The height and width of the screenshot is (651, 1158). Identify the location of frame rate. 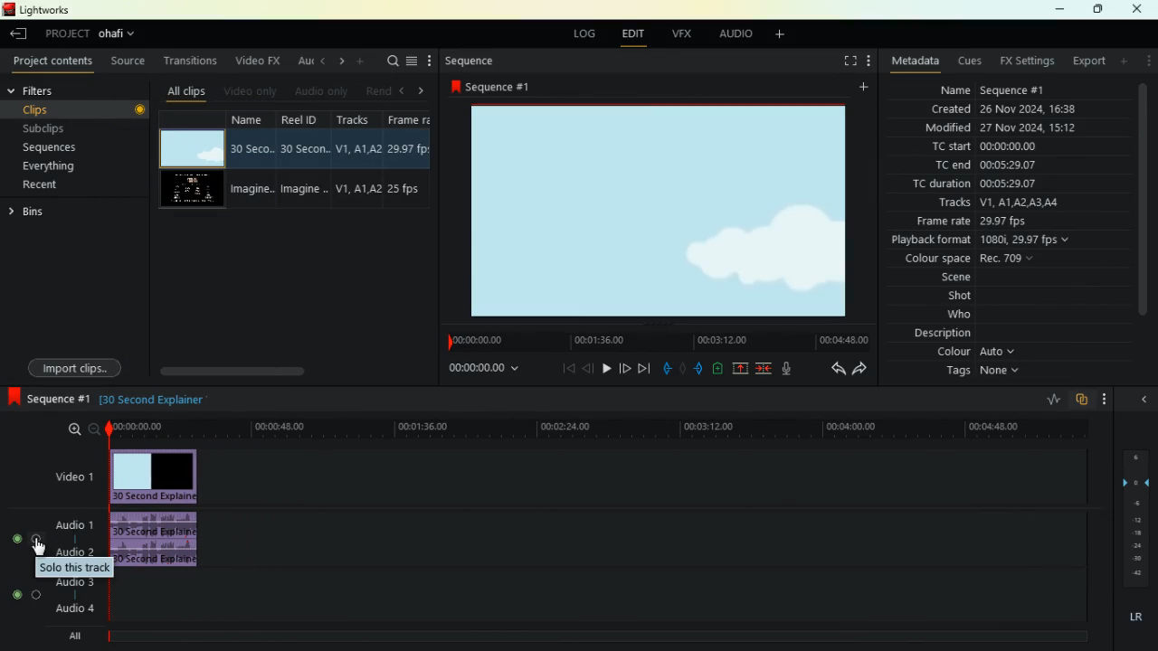
(1001, 222).